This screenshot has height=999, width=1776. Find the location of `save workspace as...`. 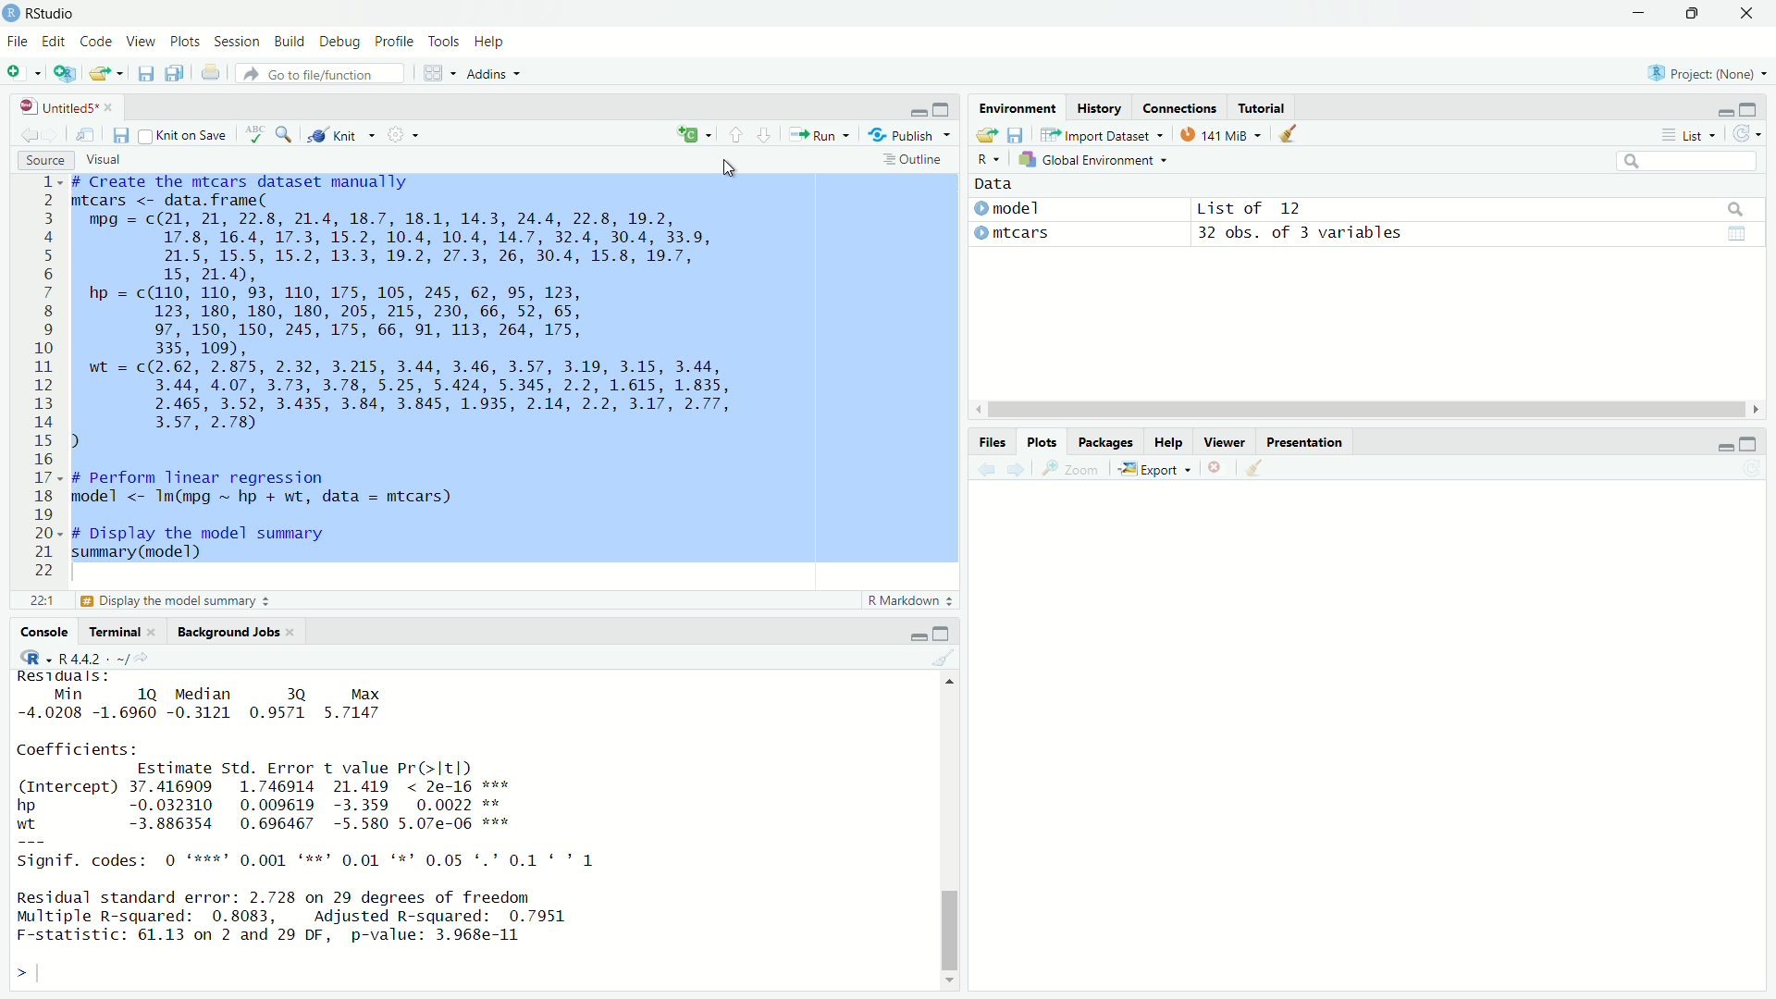

save workspace as... is located at coordinates (1016, 135).